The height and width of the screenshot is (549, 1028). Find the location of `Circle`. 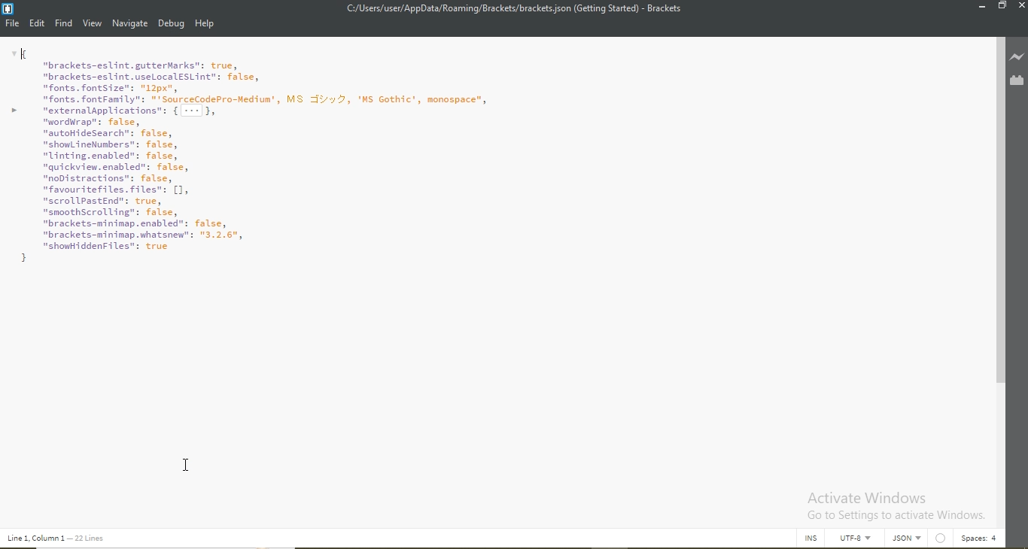

Circle is located at coordinates (942, 538).